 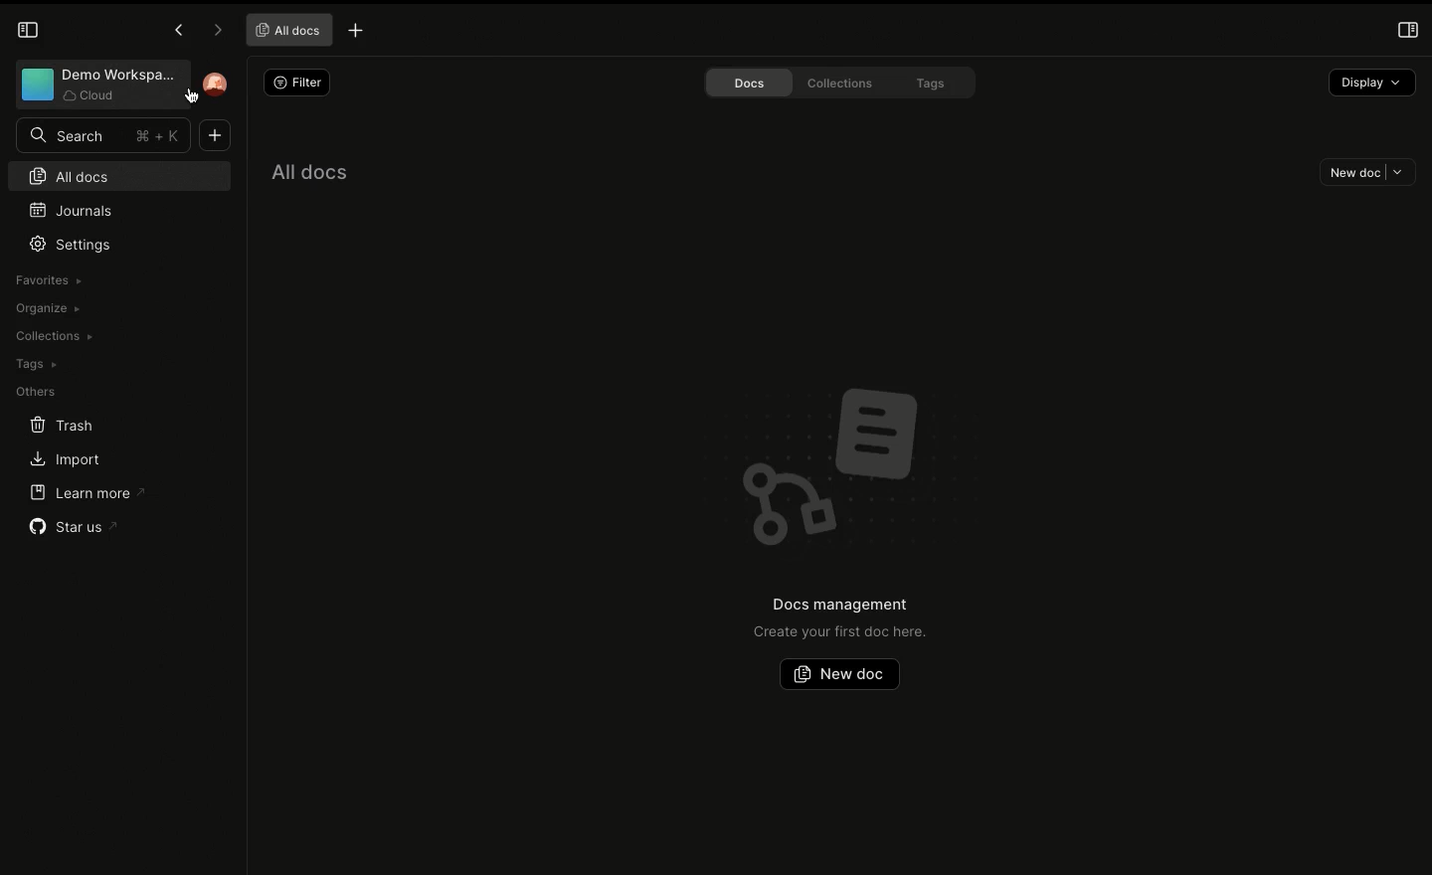 What do you see at coordinates (214, 88) in the screenshot?
I see `User` at bounding box center [214, 88].